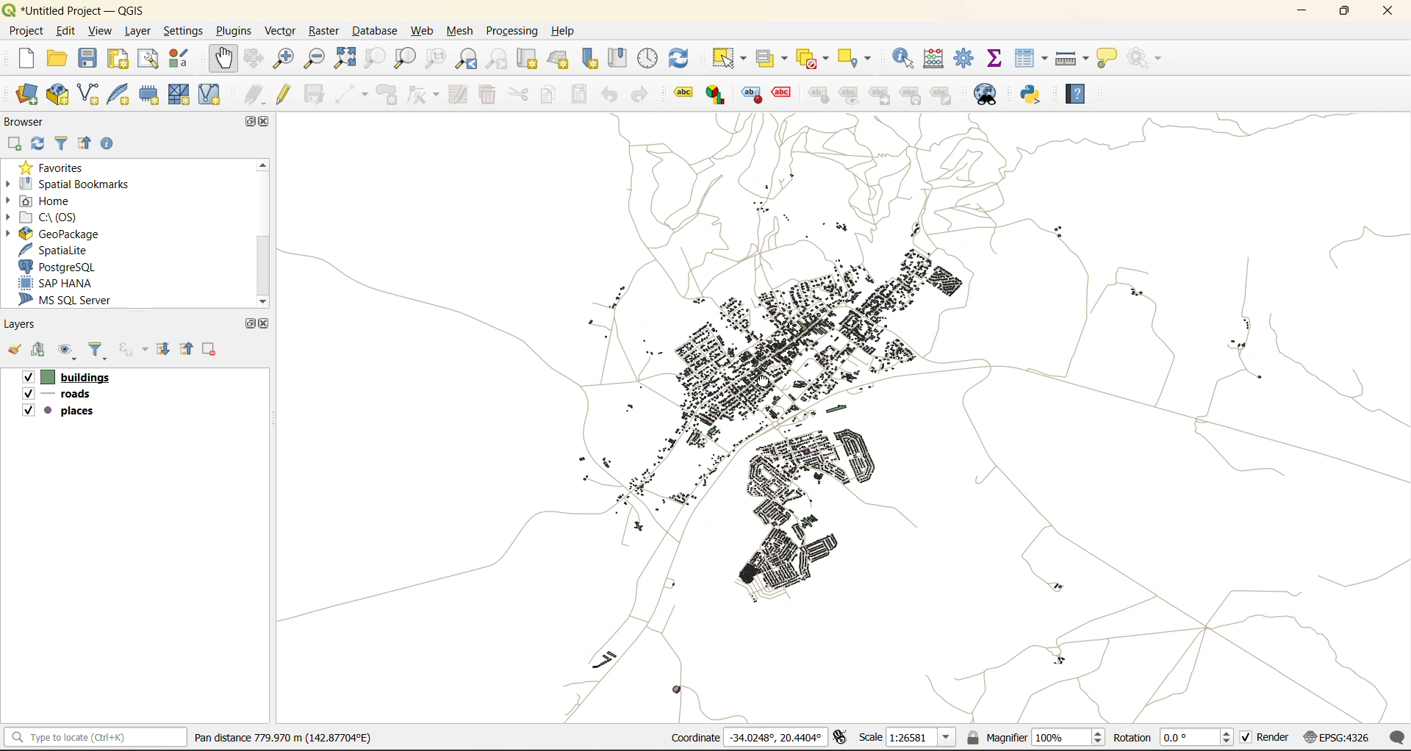 The image size is (1411, 751). I want to click on new mesh, so click(181, 94).